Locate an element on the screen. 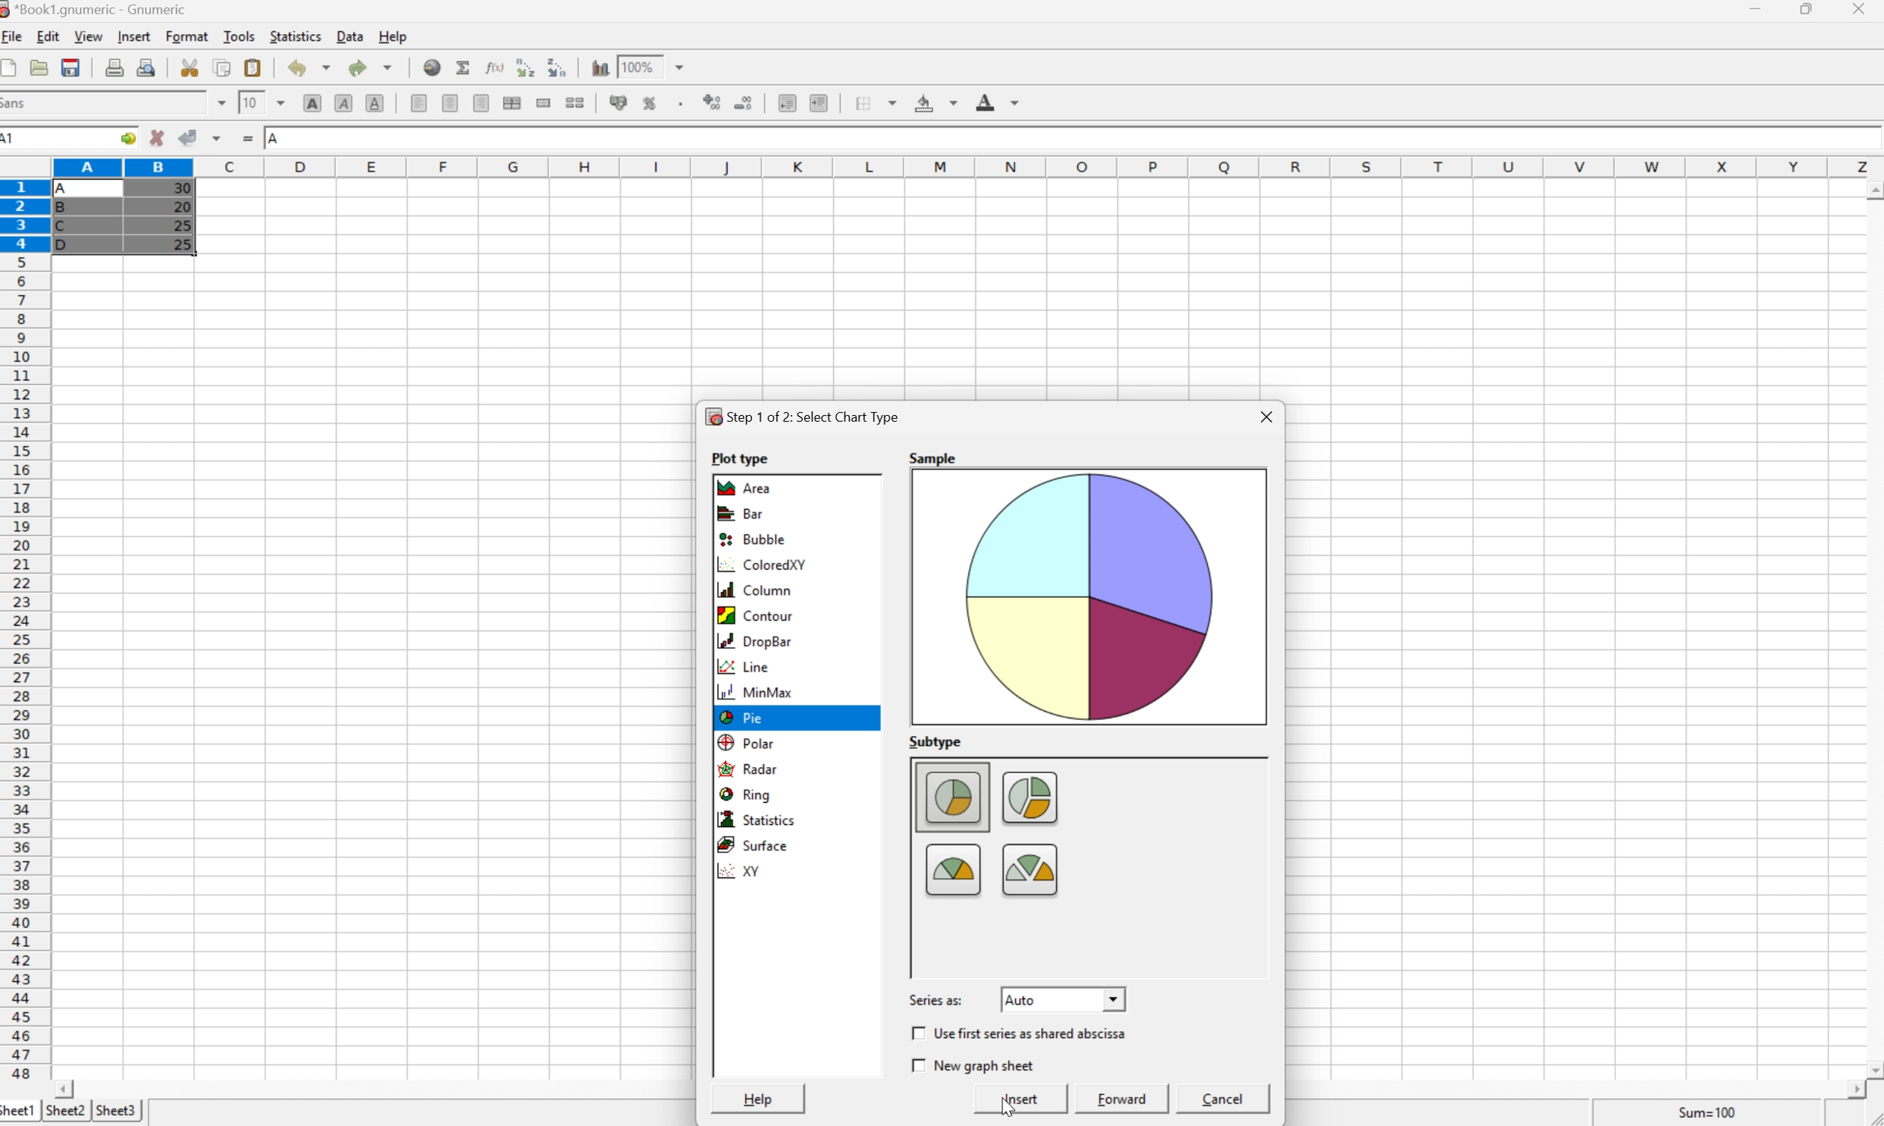 This screenshot has height=1126, width=1884. Drop Down is located at coordinates (281, 102).